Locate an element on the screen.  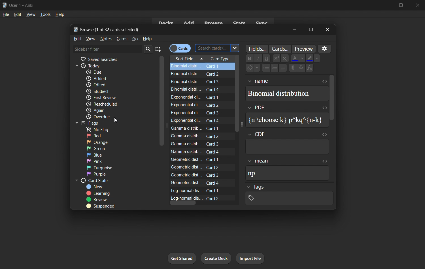
 is located at coordinates (283, 67).